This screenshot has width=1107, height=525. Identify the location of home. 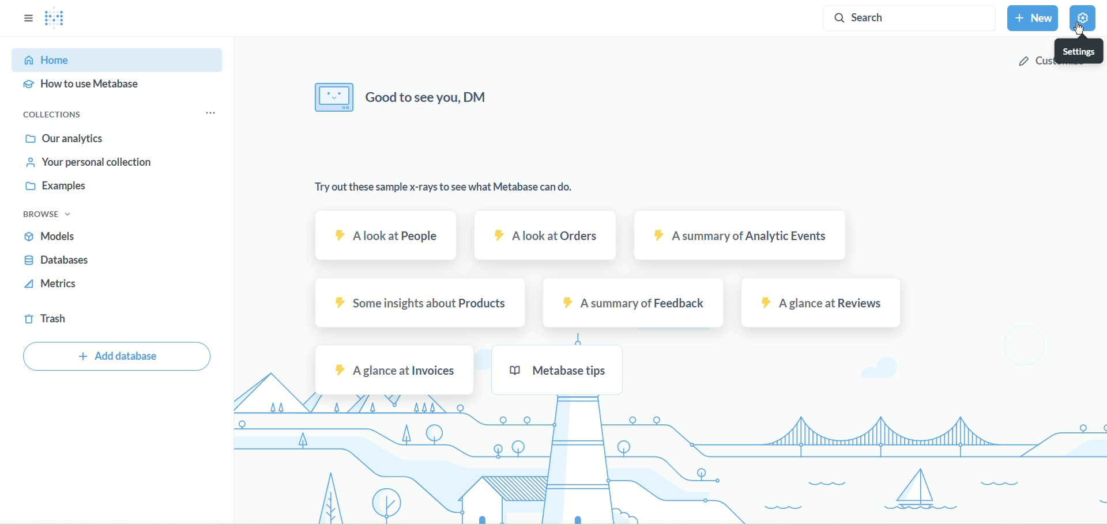
(115, 61).